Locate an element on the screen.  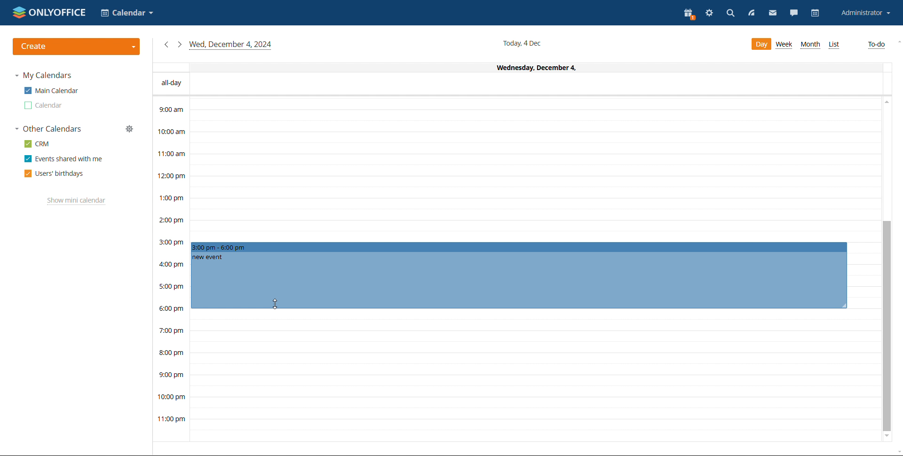
edges being dragged is located at coordinates (519, 274).